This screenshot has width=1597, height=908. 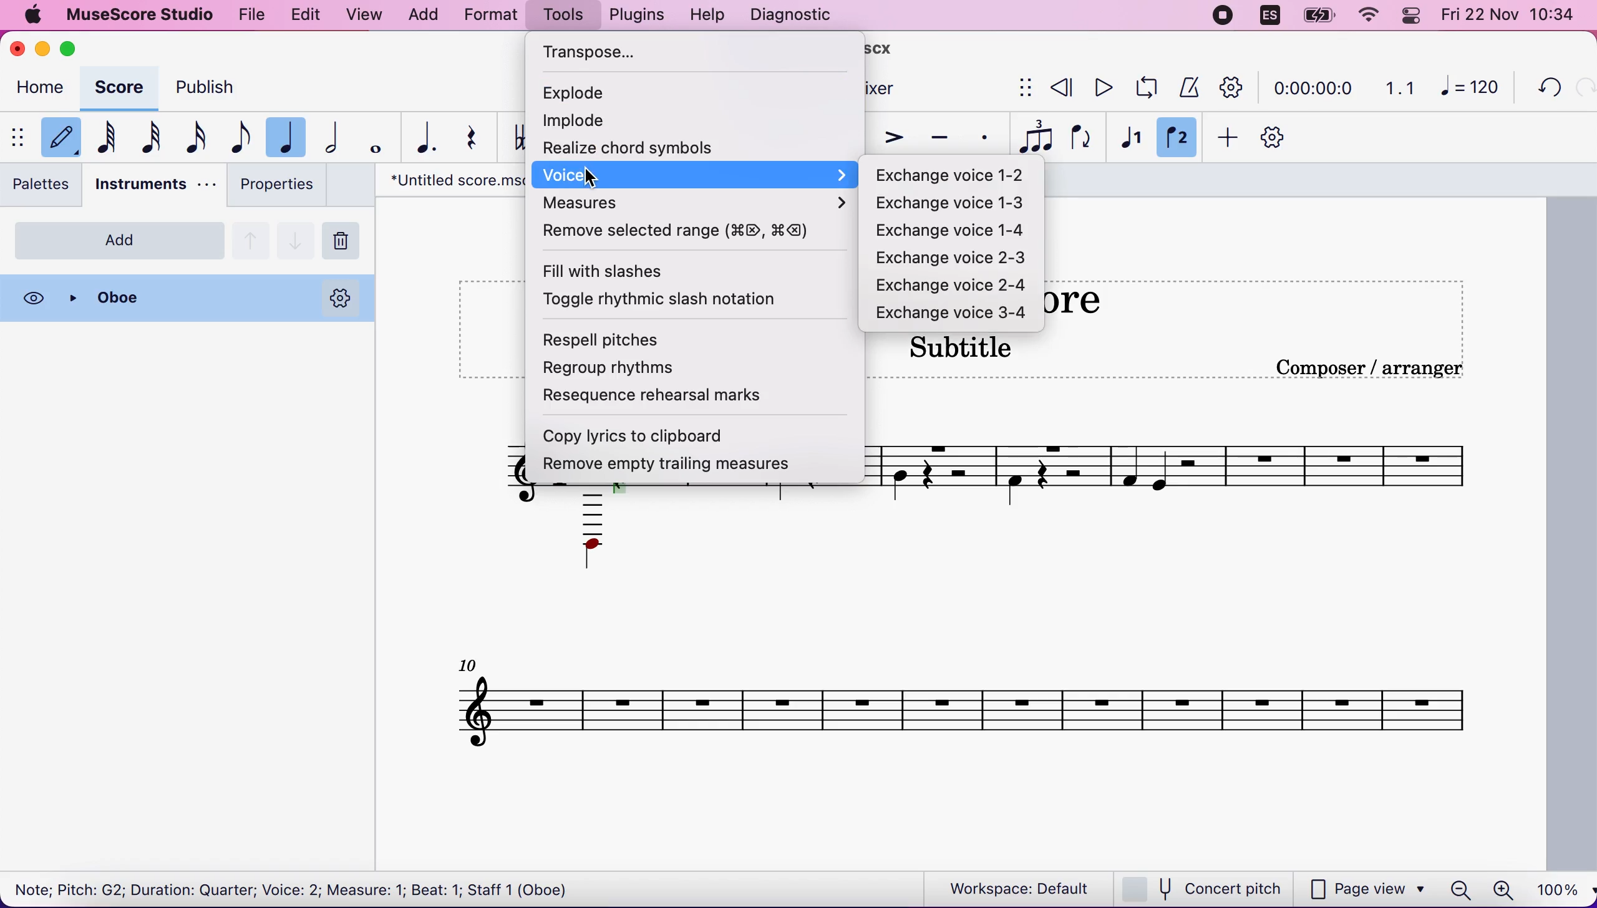 What do you see at coordinates (333, 135) in the screenshot?
I see `half note` at bounding box center [333, 135].